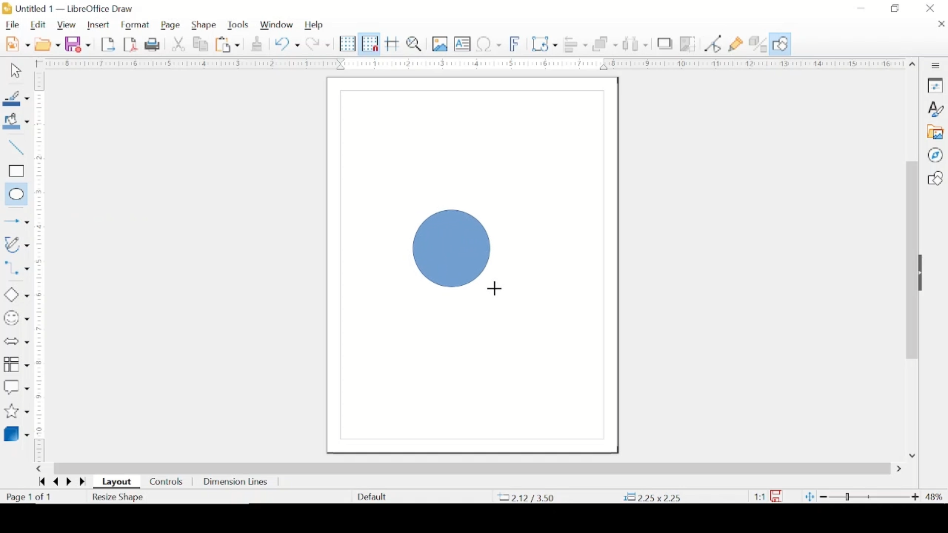 This screenshot has height=533, width=948. What do you see at coordinates (41, 469) in the screenshot?
I see `scroll left arrow` at bounding box center [41, 469].